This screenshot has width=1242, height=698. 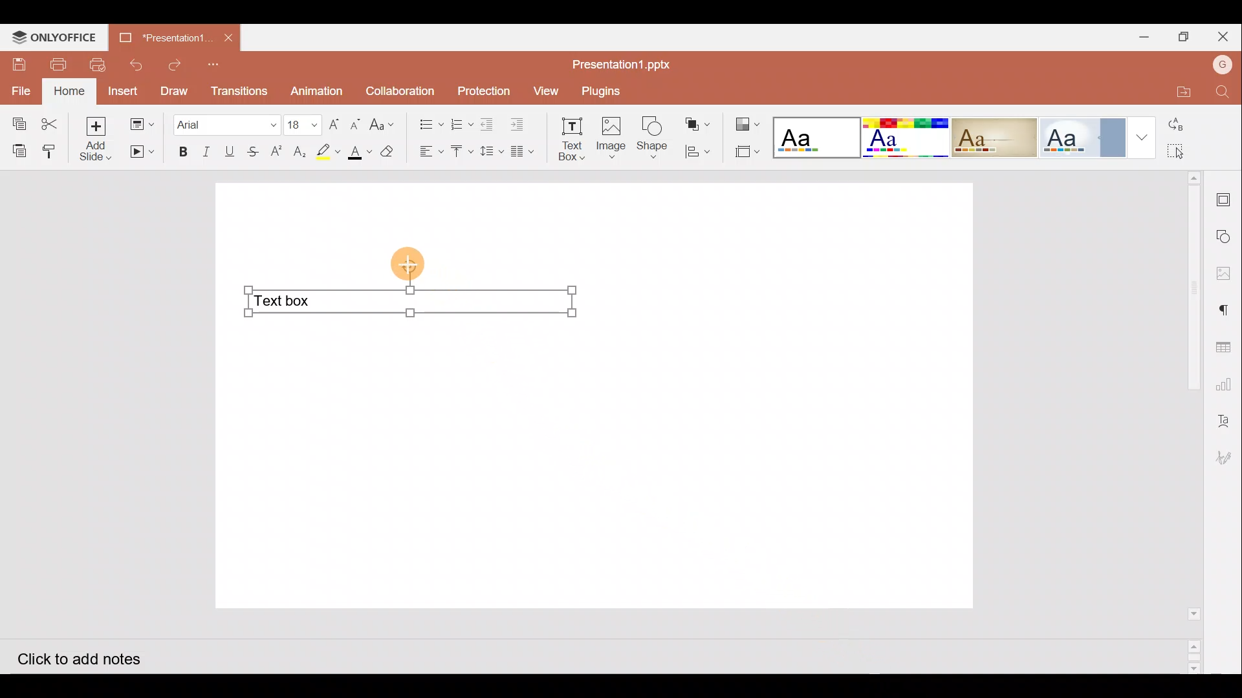 I want to click on Text box, so click(x=408, y=305).